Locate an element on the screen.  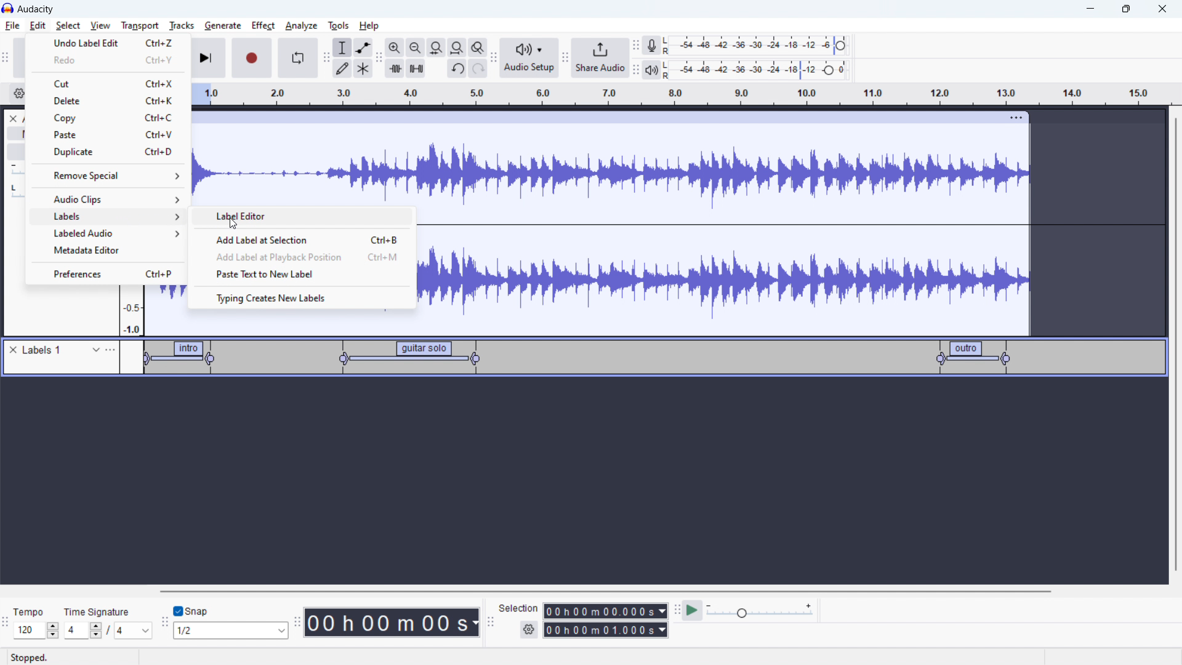
tempo is located at coordinates (37, 611).